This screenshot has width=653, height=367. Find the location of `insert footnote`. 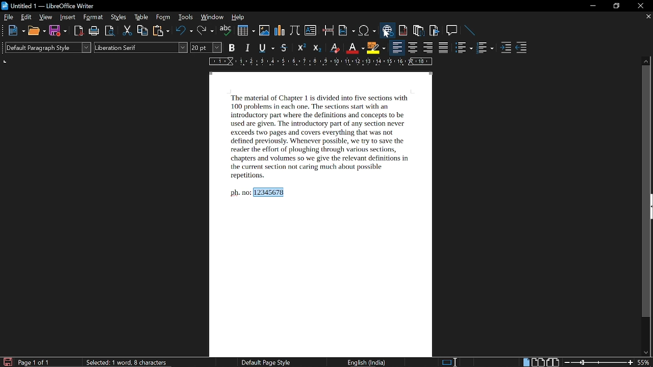

insert footnote is located at coordinates (403, 31).